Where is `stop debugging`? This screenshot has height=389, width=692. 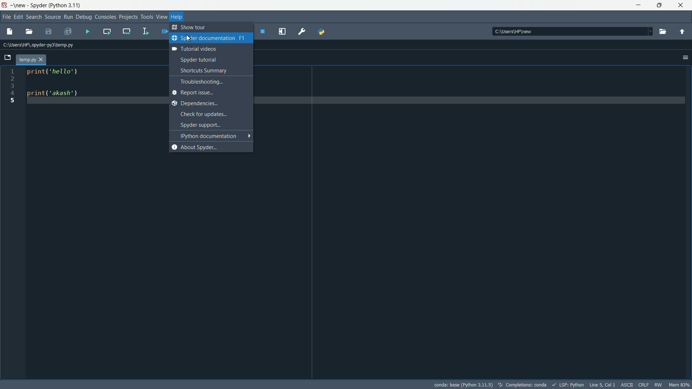 stop debugging is located at coordinates (263, 31).